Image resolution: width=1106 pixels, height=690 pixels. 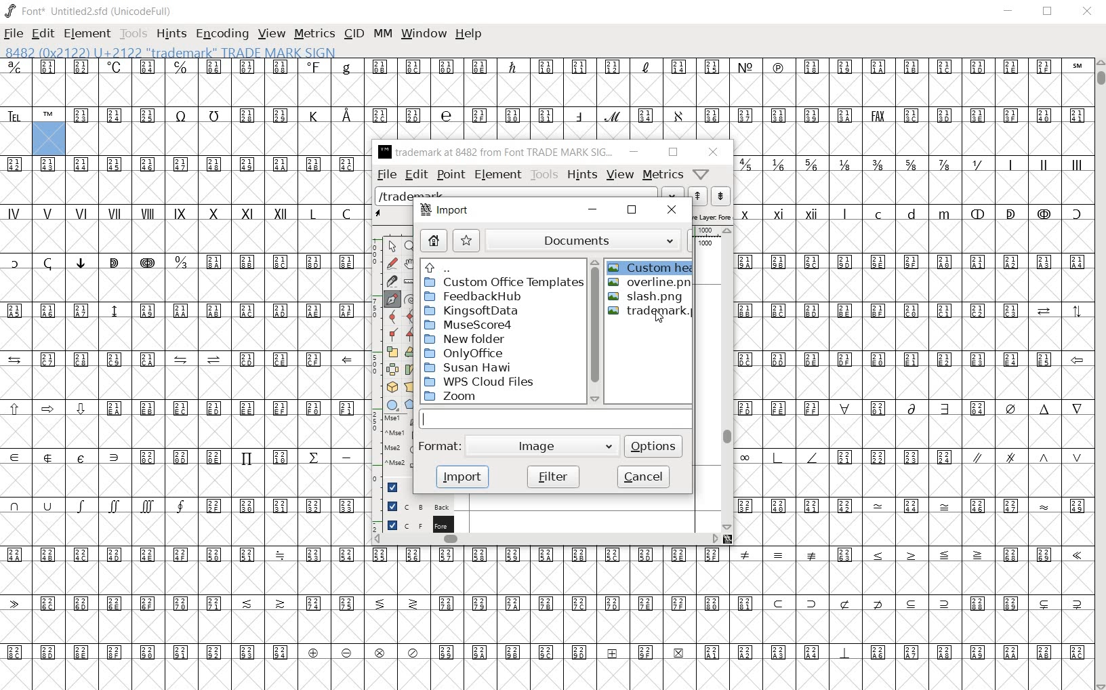 I want to click on MuseScore4, so click(x=468, y=324).